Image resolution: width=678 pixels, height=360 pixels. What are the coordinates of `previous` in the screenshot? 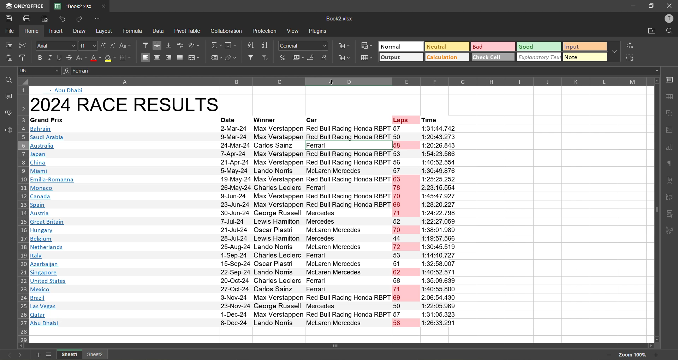 It's located at (10, 355).